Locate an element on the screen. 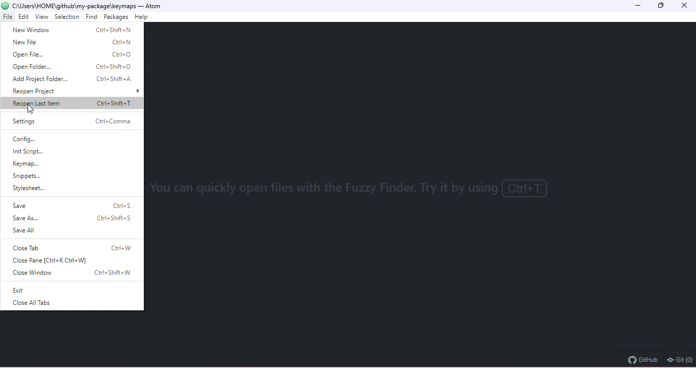 This screenshot has width=696, height=368. maximize is located at coordinates (663, 6).